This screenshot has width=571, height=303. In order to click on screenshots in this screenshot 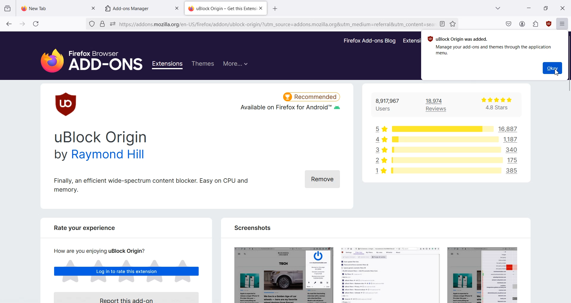, I will do `click(375, 272)`.